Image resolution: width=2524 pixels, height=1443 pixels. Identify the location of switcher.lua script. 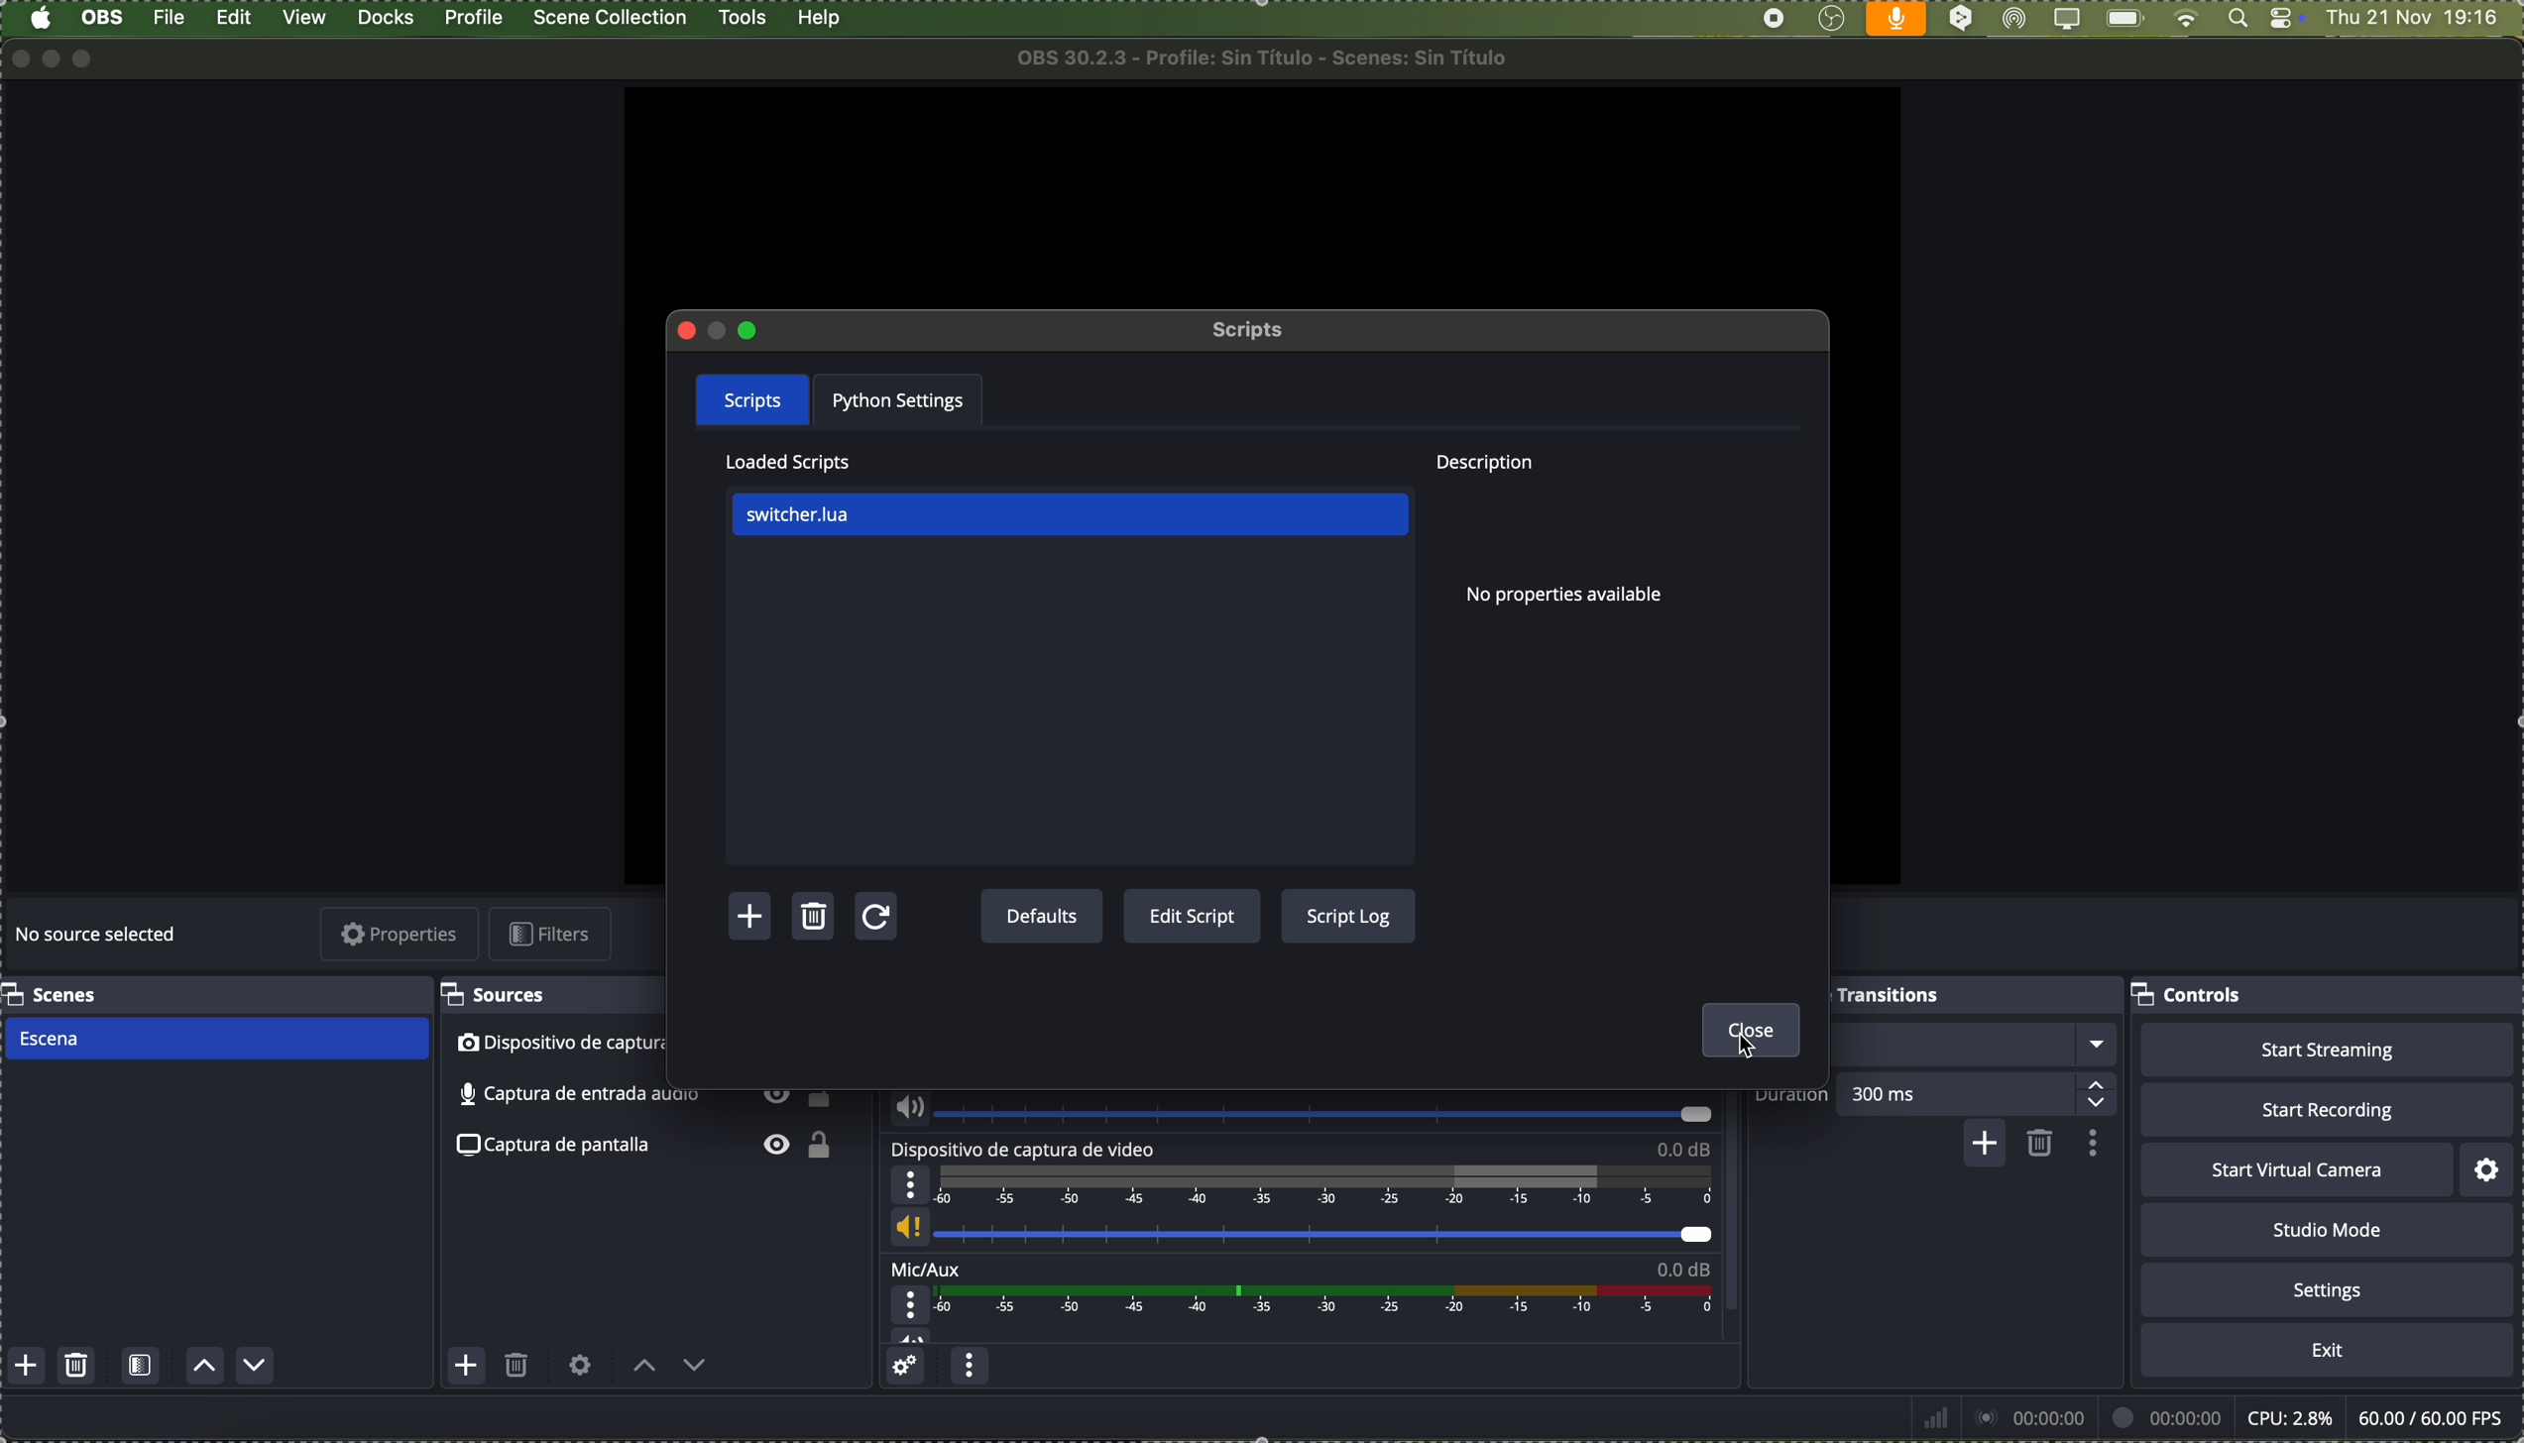
(1070, 516).